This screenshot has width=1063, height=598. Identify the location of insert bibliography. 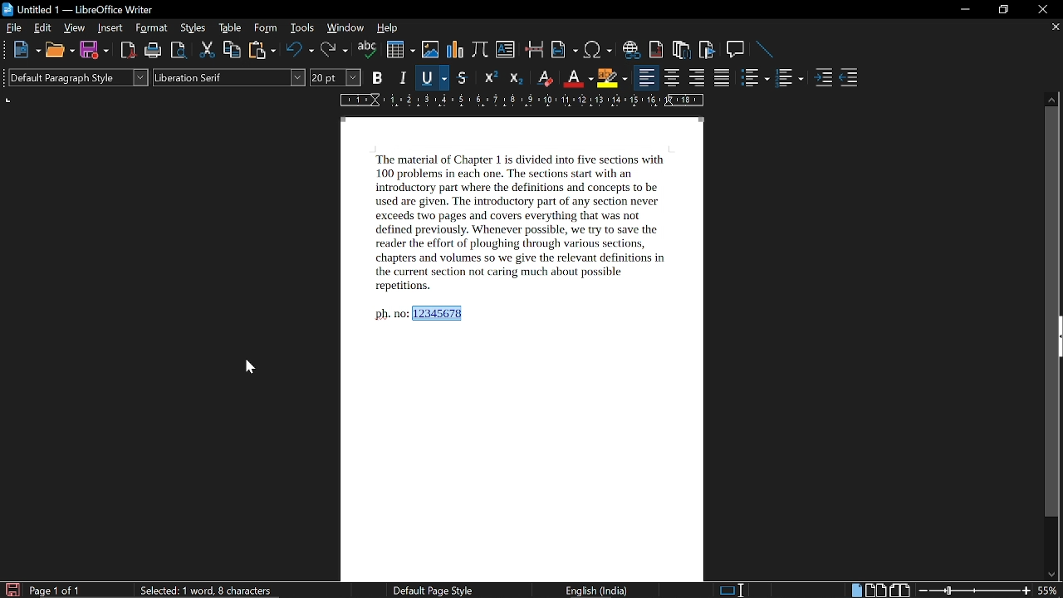
(706, 51).